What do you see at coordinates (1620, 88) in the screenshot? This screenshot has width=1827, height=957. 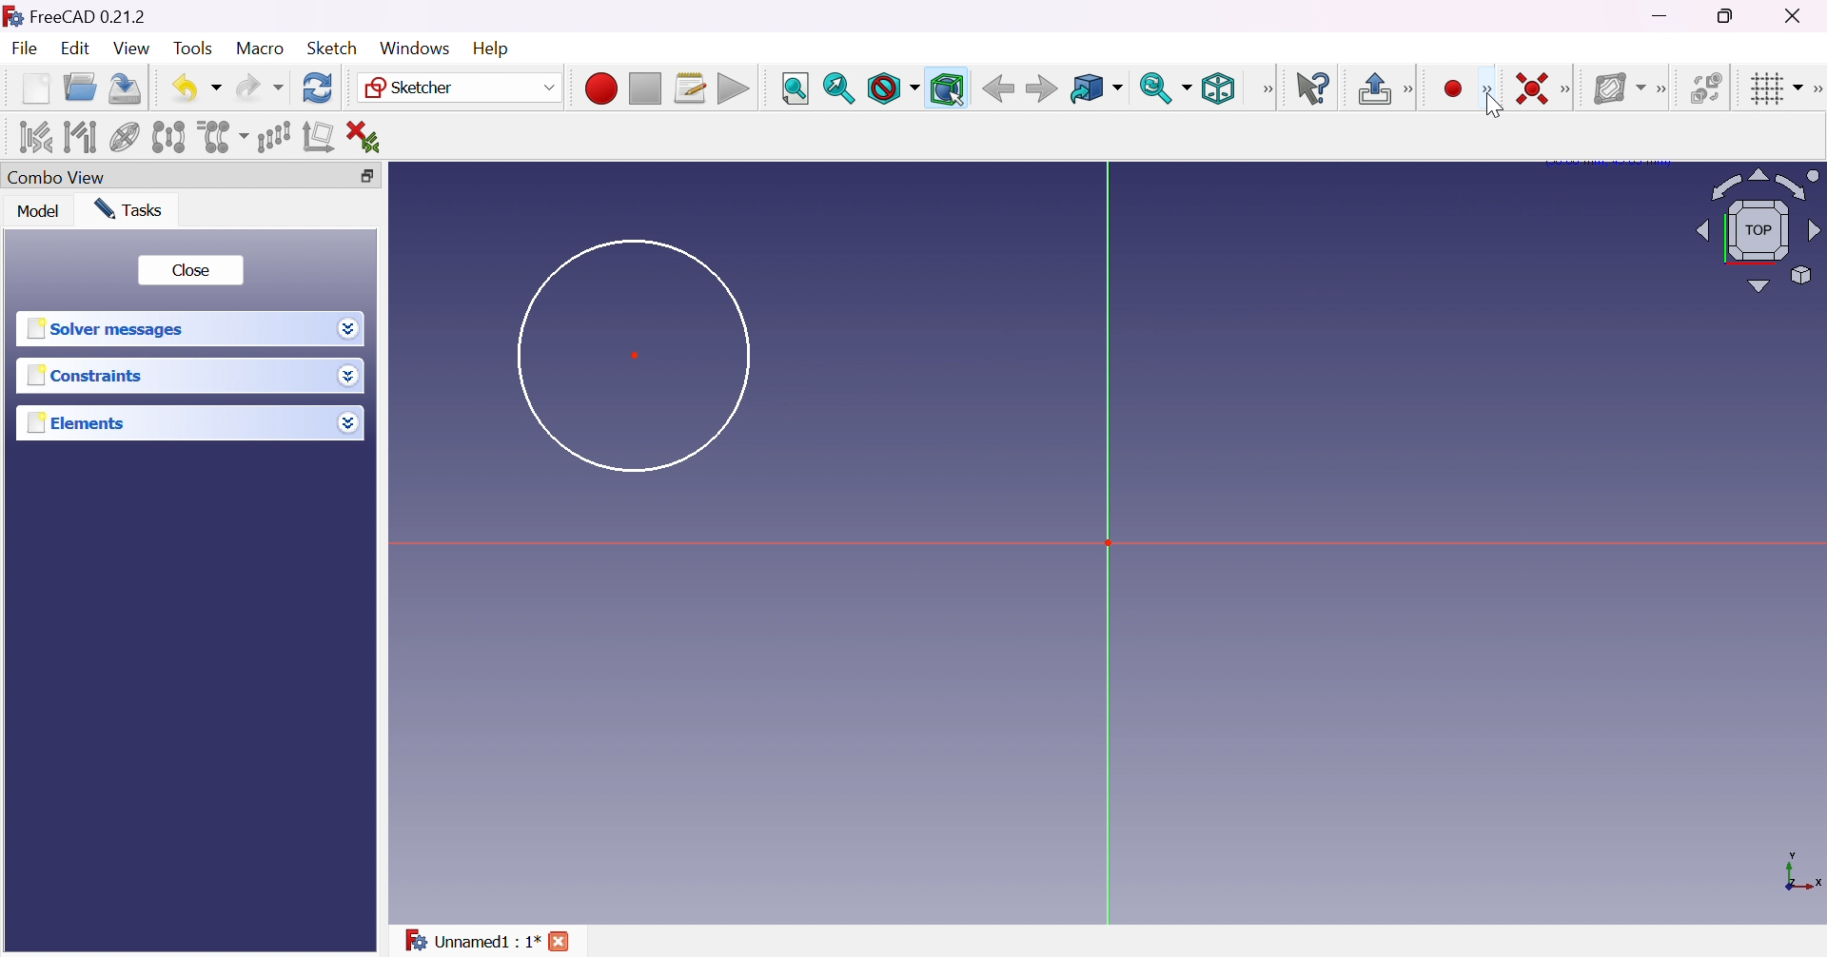 I see `Show/hide B-spline information layer` at bounding box center [1620, 88].